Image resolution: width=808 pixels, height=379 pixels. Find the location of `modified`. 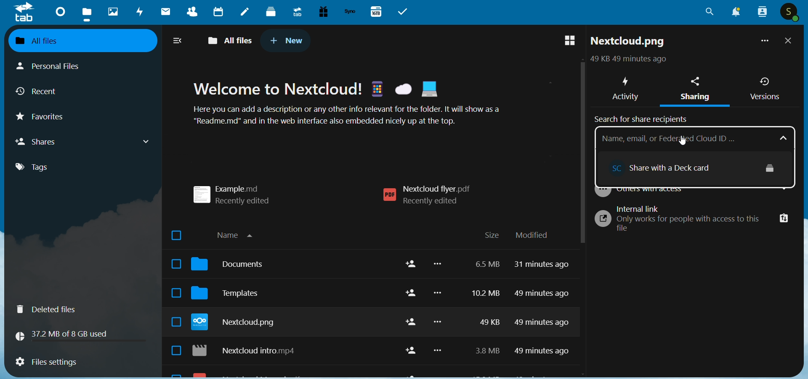

modified is located at coordinates (532, 235).